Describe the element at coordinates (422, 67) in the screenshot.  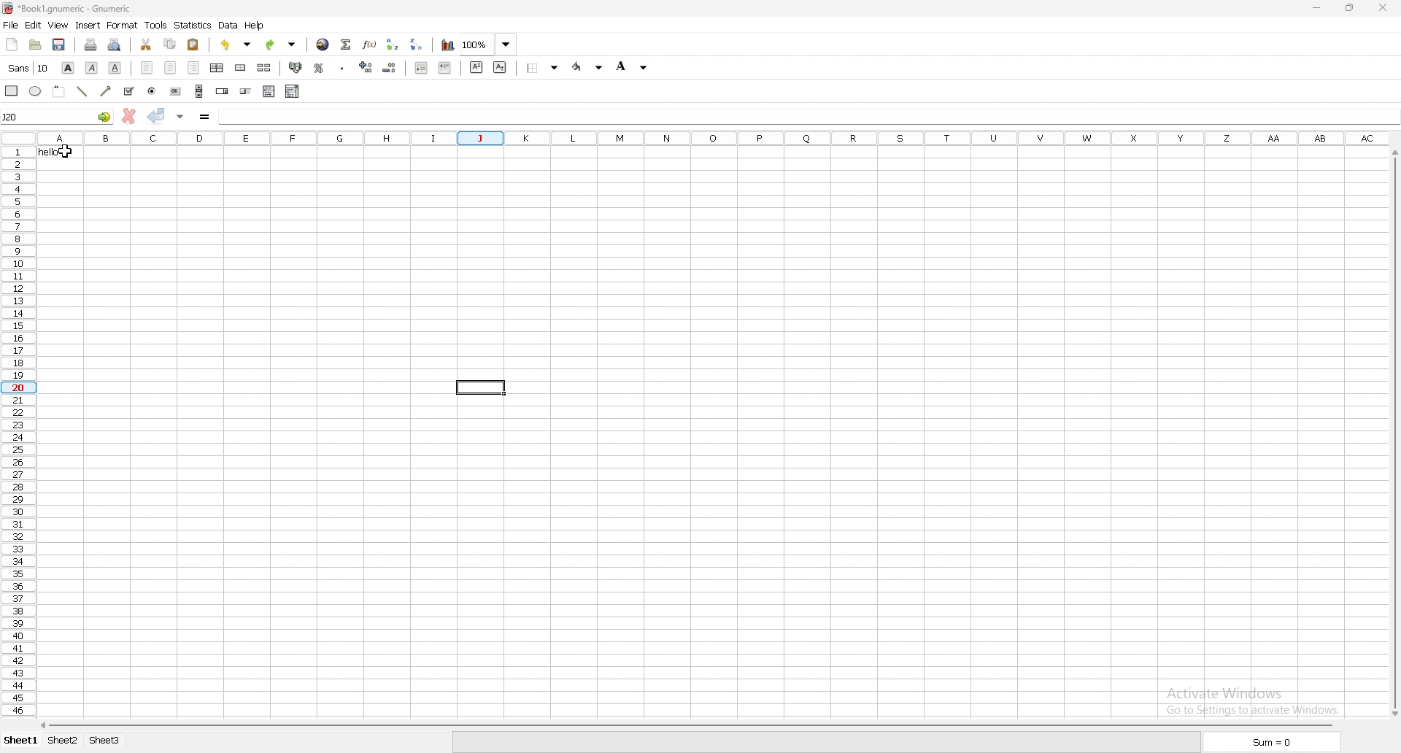
I see `decrease indent` at that location.